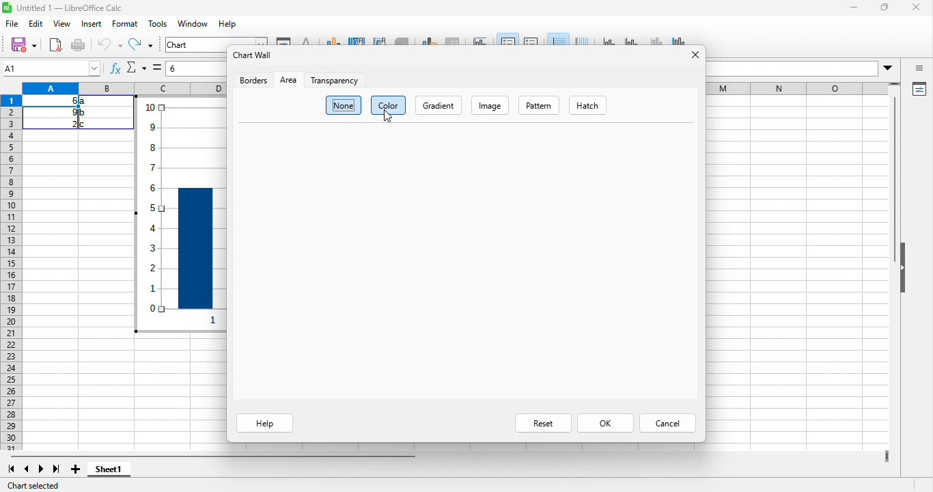 This screenshot has width=933, height=492. I want to click on insert, so click(92, 24).